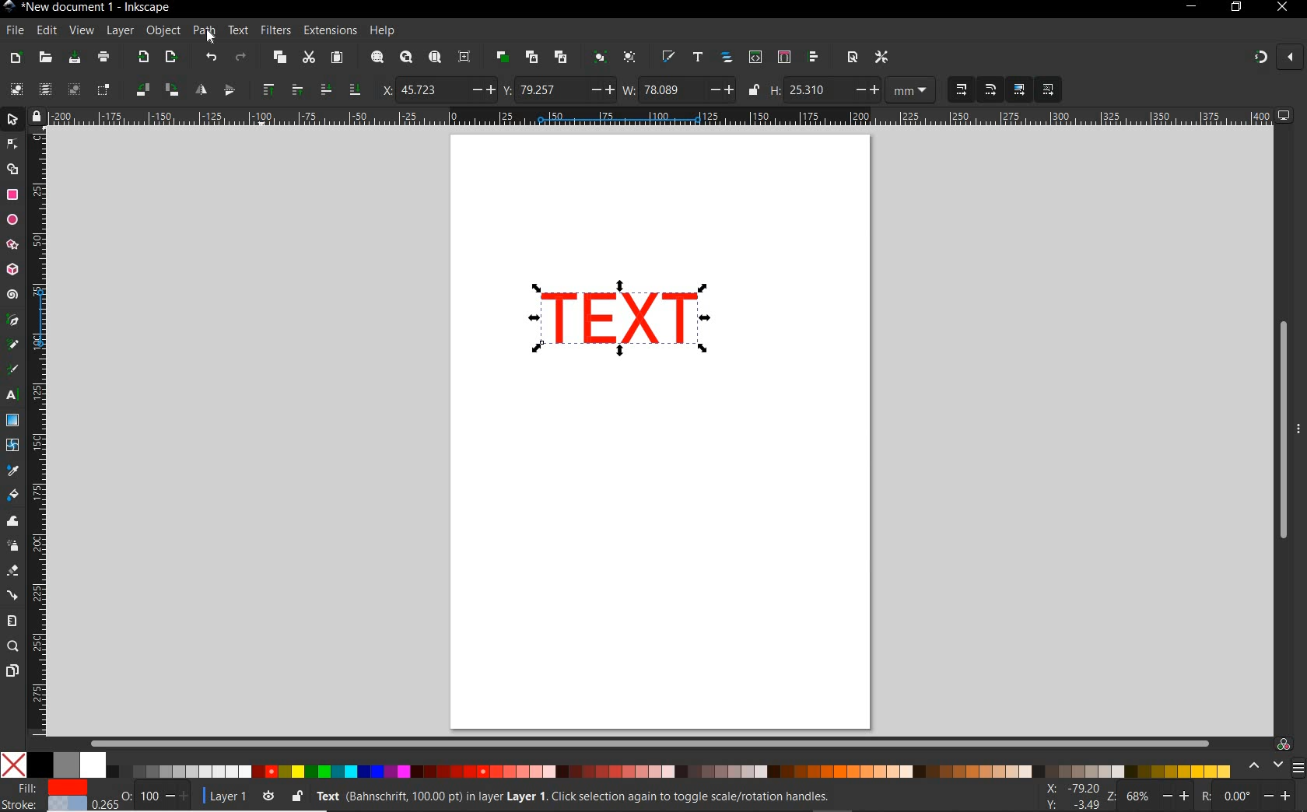 This screenshot has height=812, width=1307. What do you see at coordinates (755, 58) in the screenshot?
I see `OPEN XML EDITOR` at bounding box center [755, 58].